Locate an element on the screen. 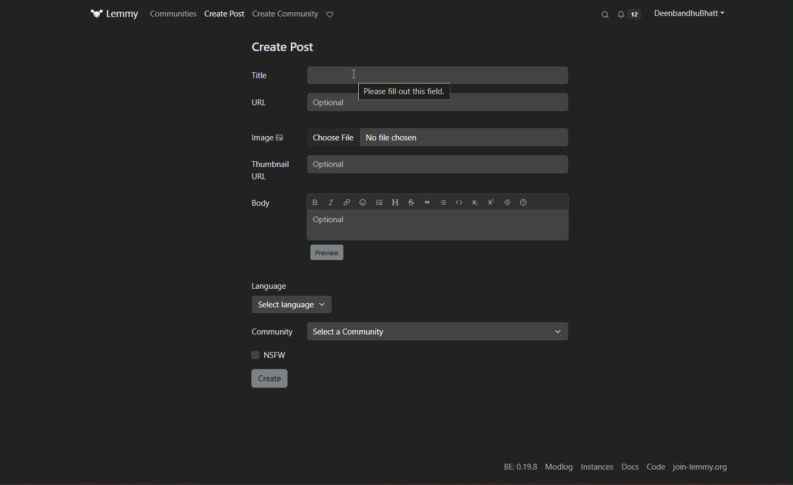 The image size is (793, 485). create is located at coordinates (271, 378).